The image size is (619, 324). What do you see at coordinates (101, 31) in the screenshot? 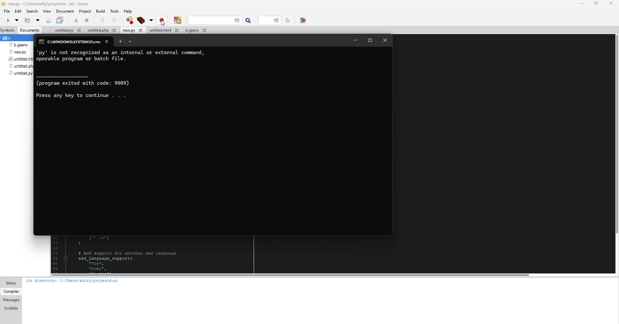
I see `file` at bounding box center [101, 31].